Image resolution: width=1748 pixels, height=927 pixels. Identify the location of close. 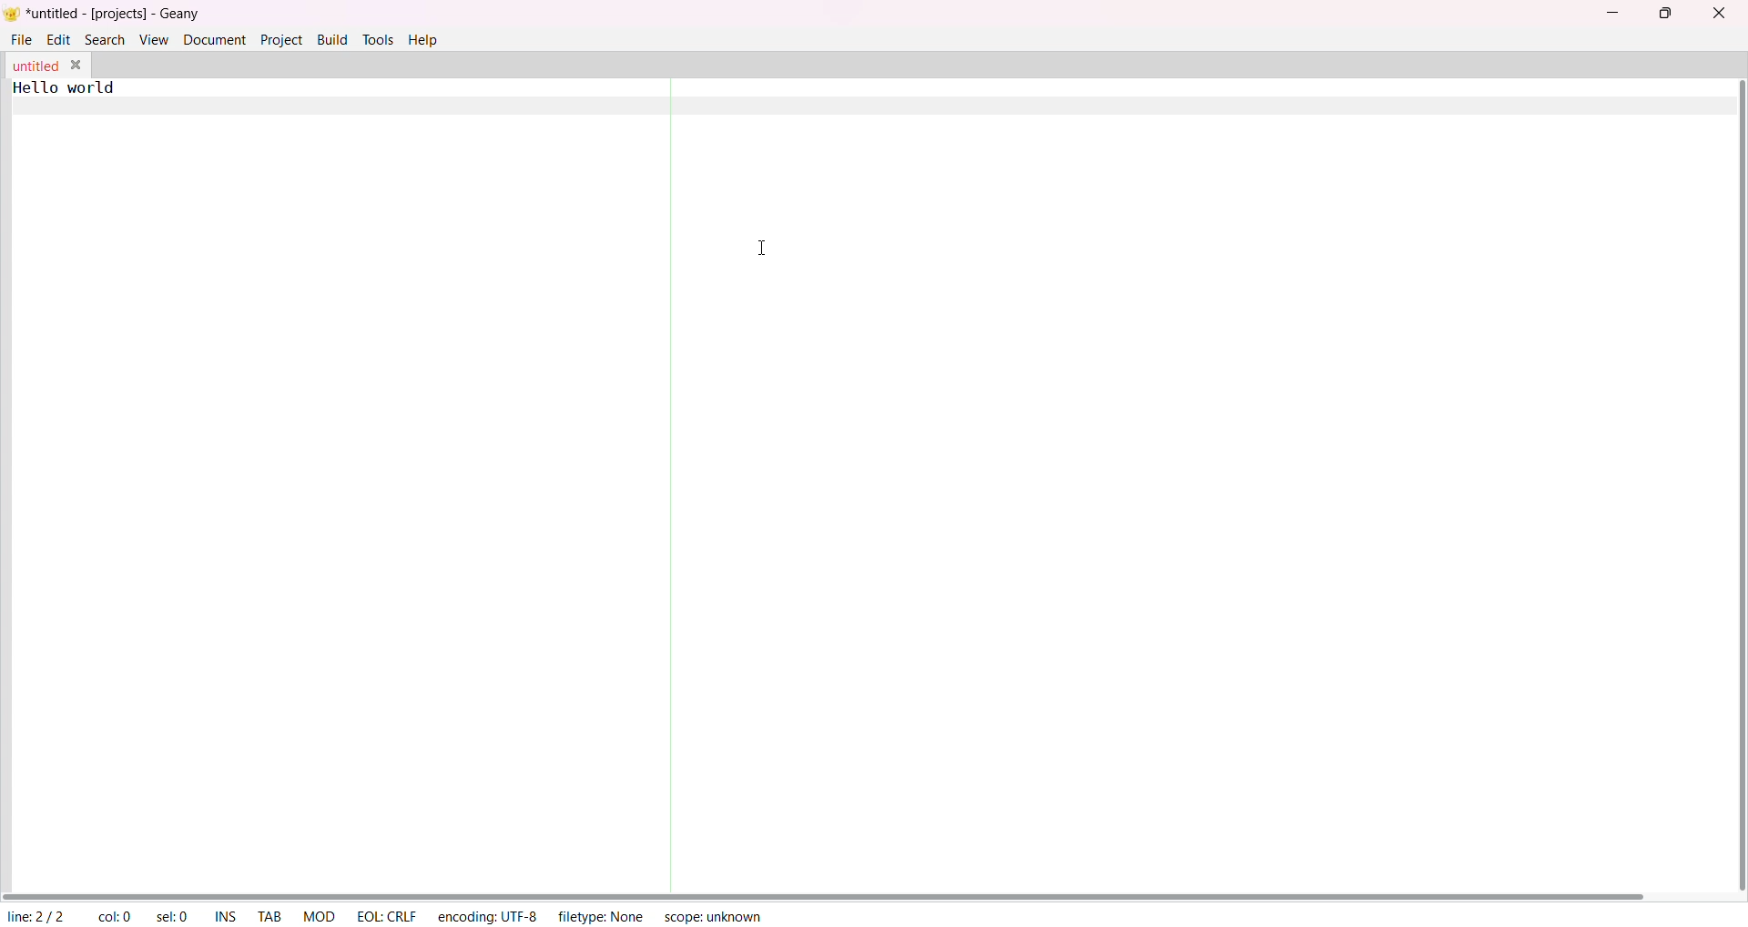
(1719, 13).